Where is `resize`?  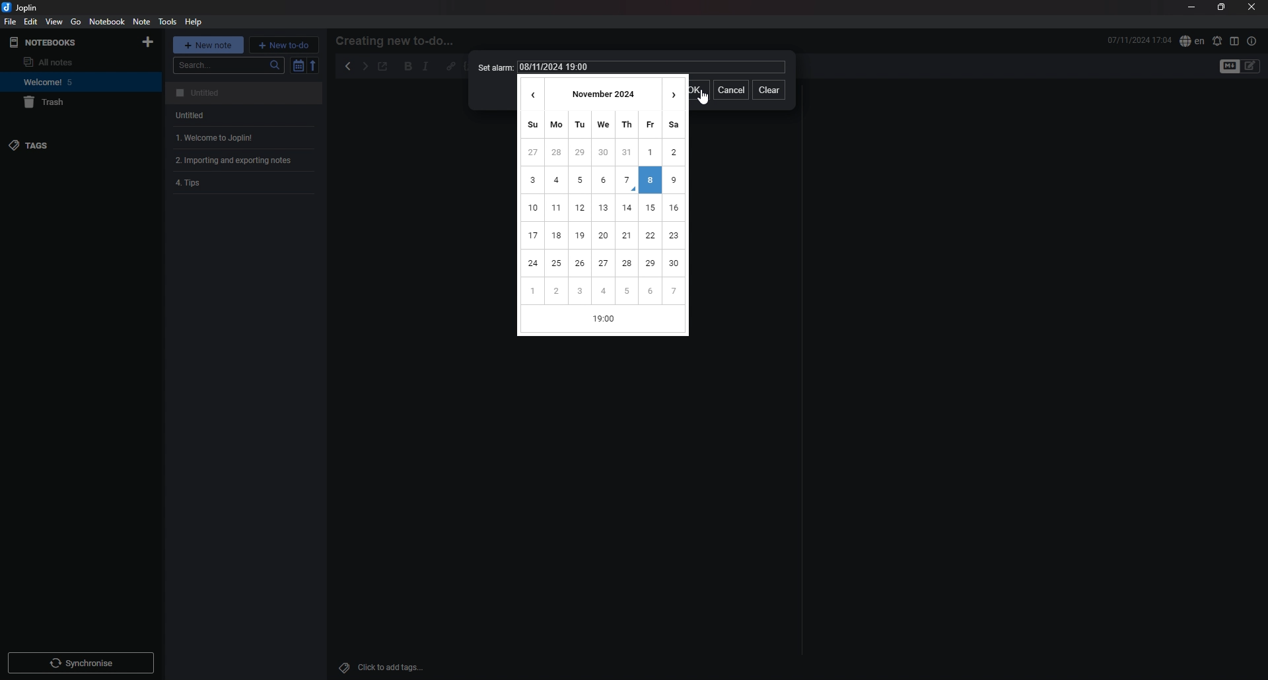 resize is located at coordinates (1222, 7).